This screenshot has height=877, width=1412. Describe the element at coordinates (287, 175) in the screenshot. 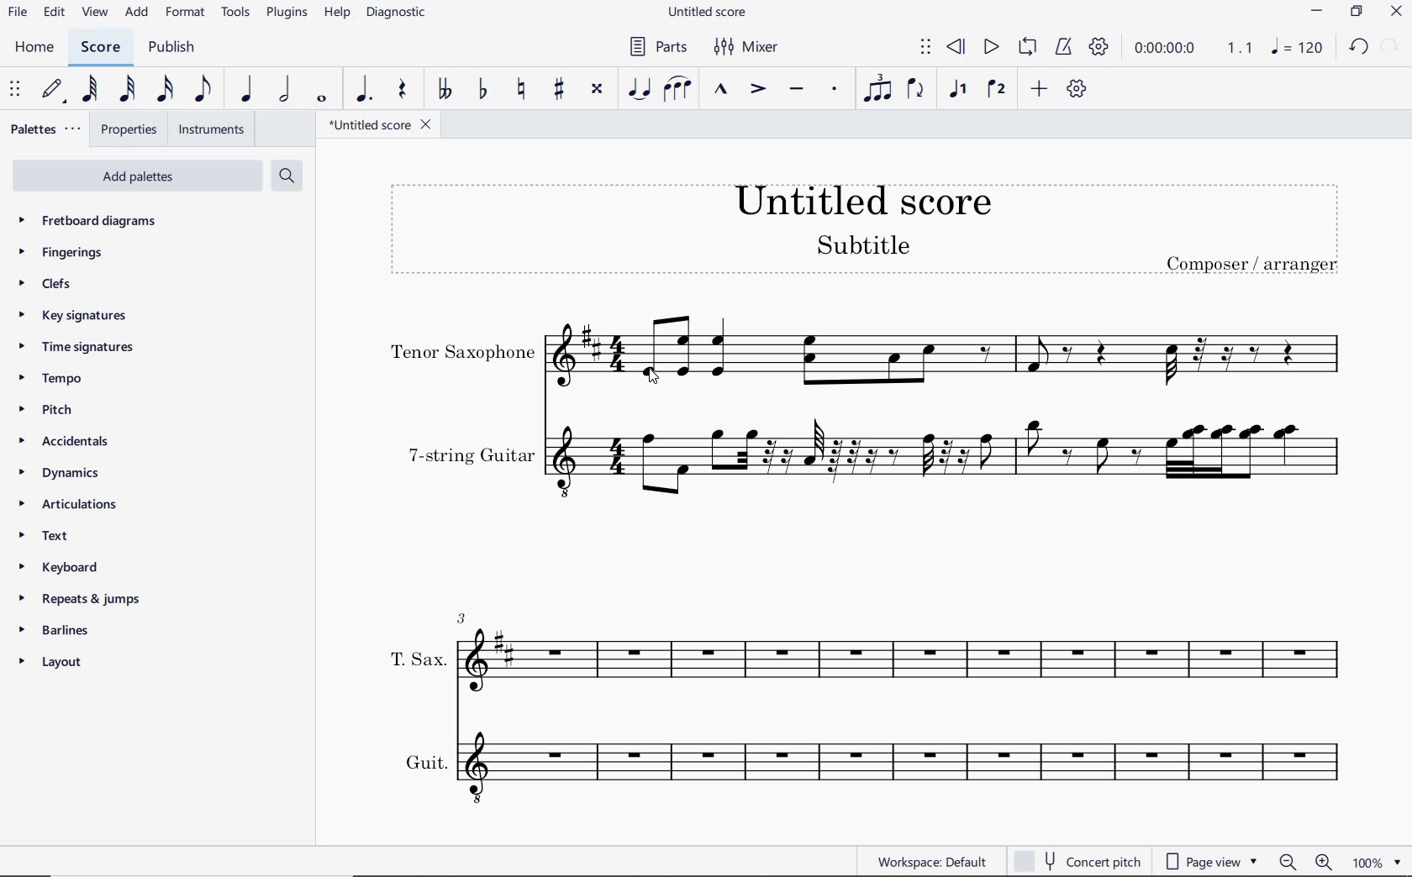

I see `SEARCH PALETTES` at that location.